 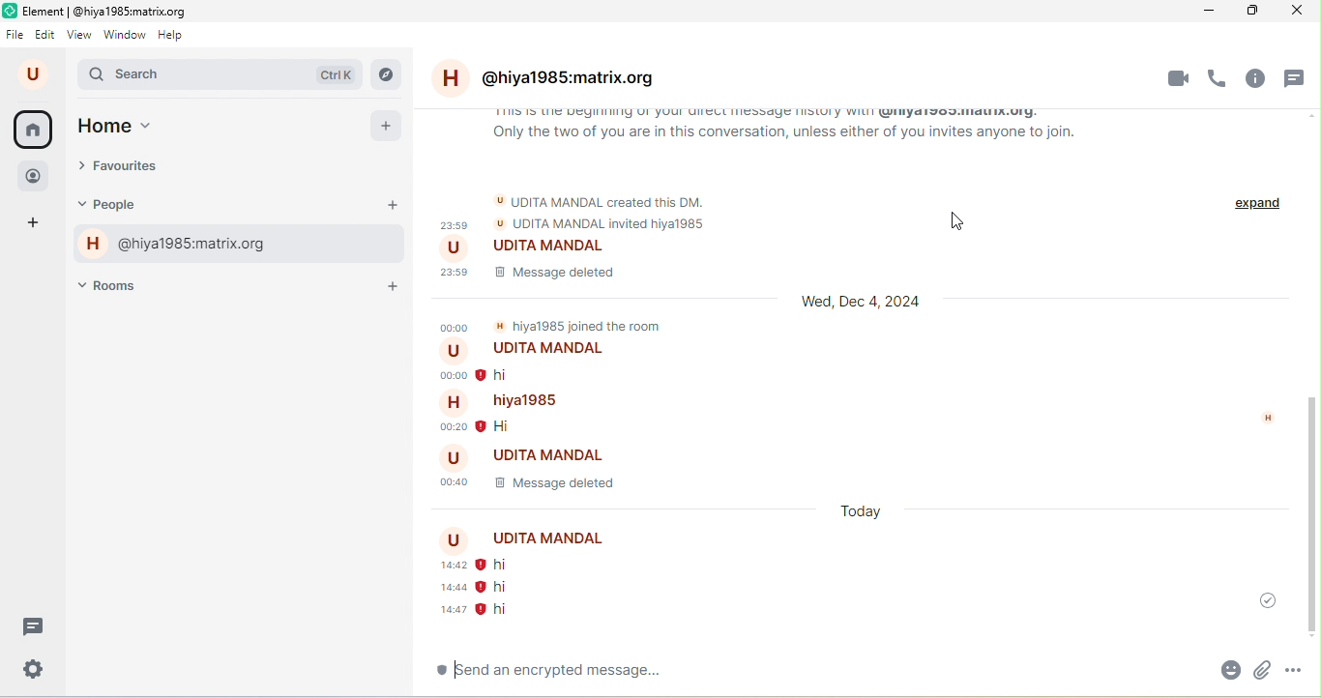 What do you see at coordinates (137, 128) in the screenshot?
I see `home` at bounding box center [137, 128].